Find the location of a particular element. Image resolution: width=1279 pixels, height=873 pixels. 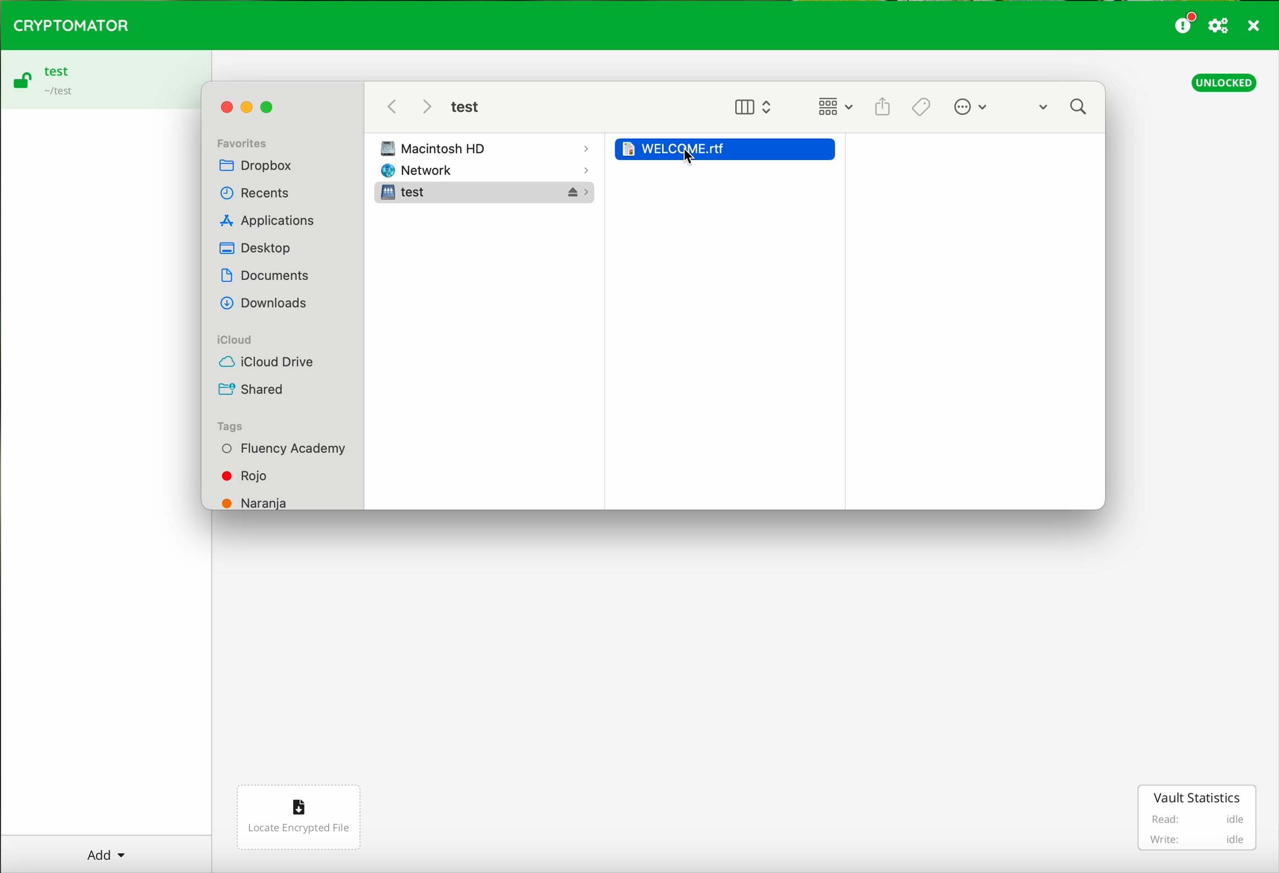

preferences is located at coordinates (1220, 26).